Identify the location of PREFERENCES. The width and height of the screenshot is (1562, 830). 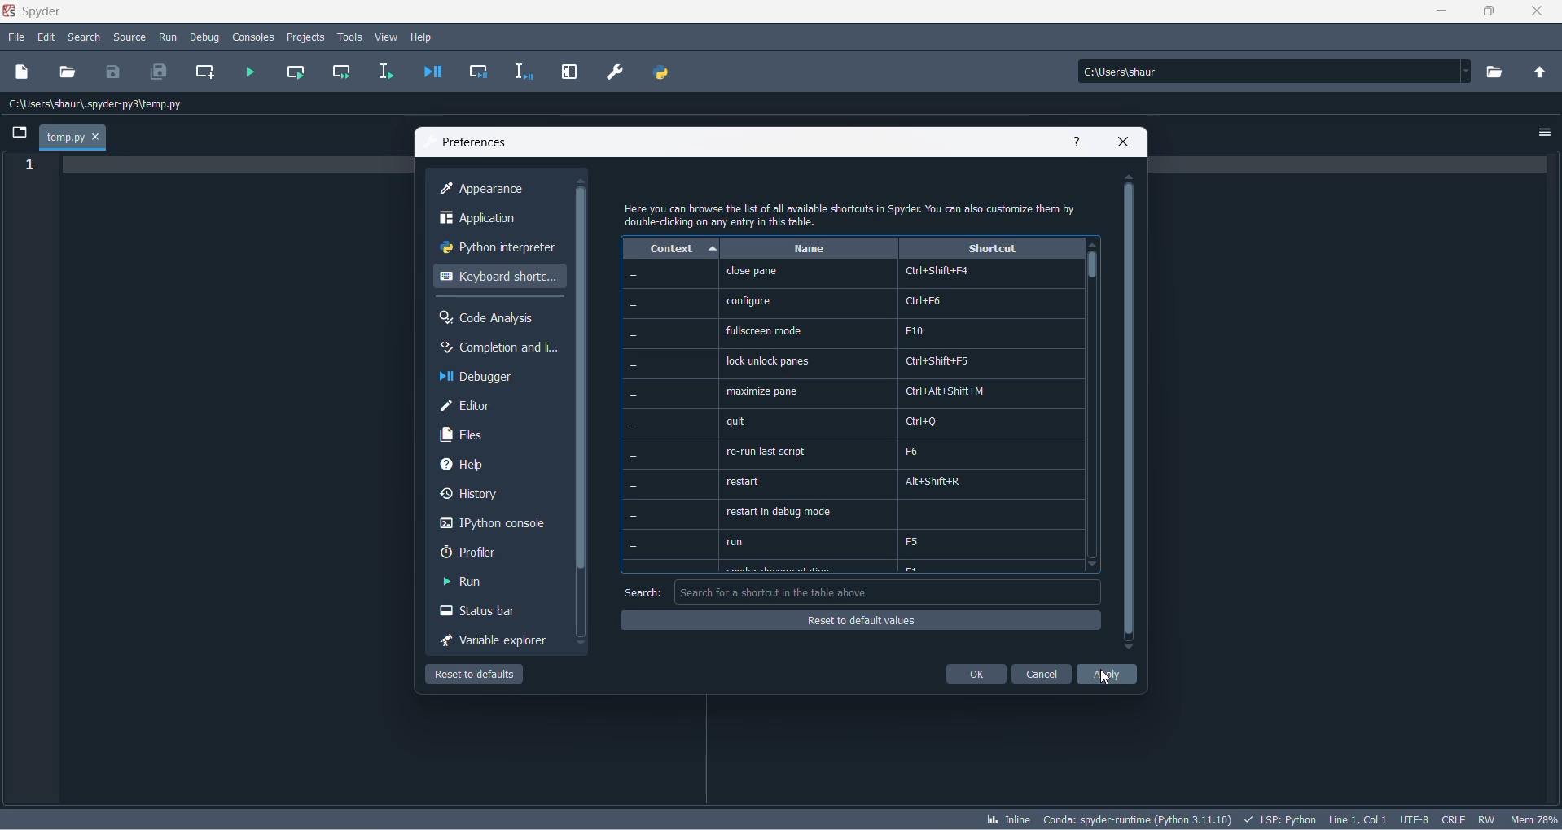
(616, 72).